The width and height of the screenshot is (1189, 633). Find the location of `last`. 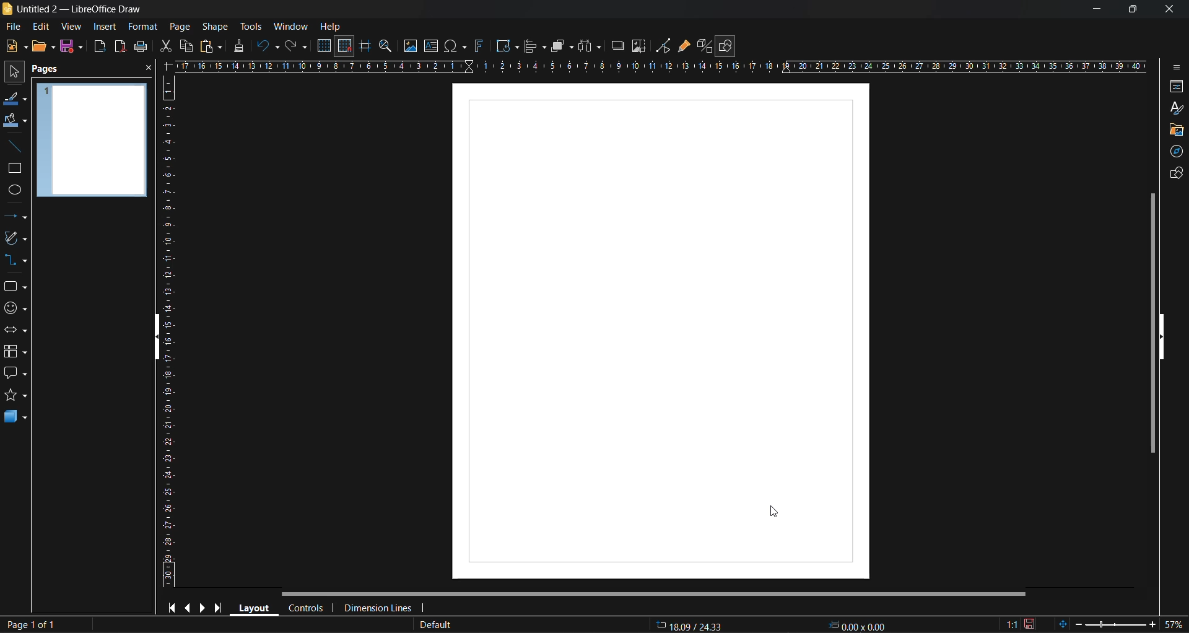

last is located at coordinates (222, 608).